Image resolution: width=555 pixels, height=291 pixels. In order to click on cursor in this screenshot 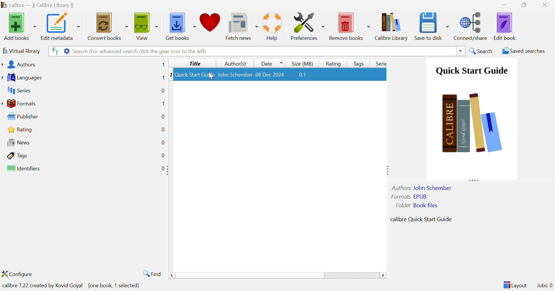, I will do `click(211, 77)`.